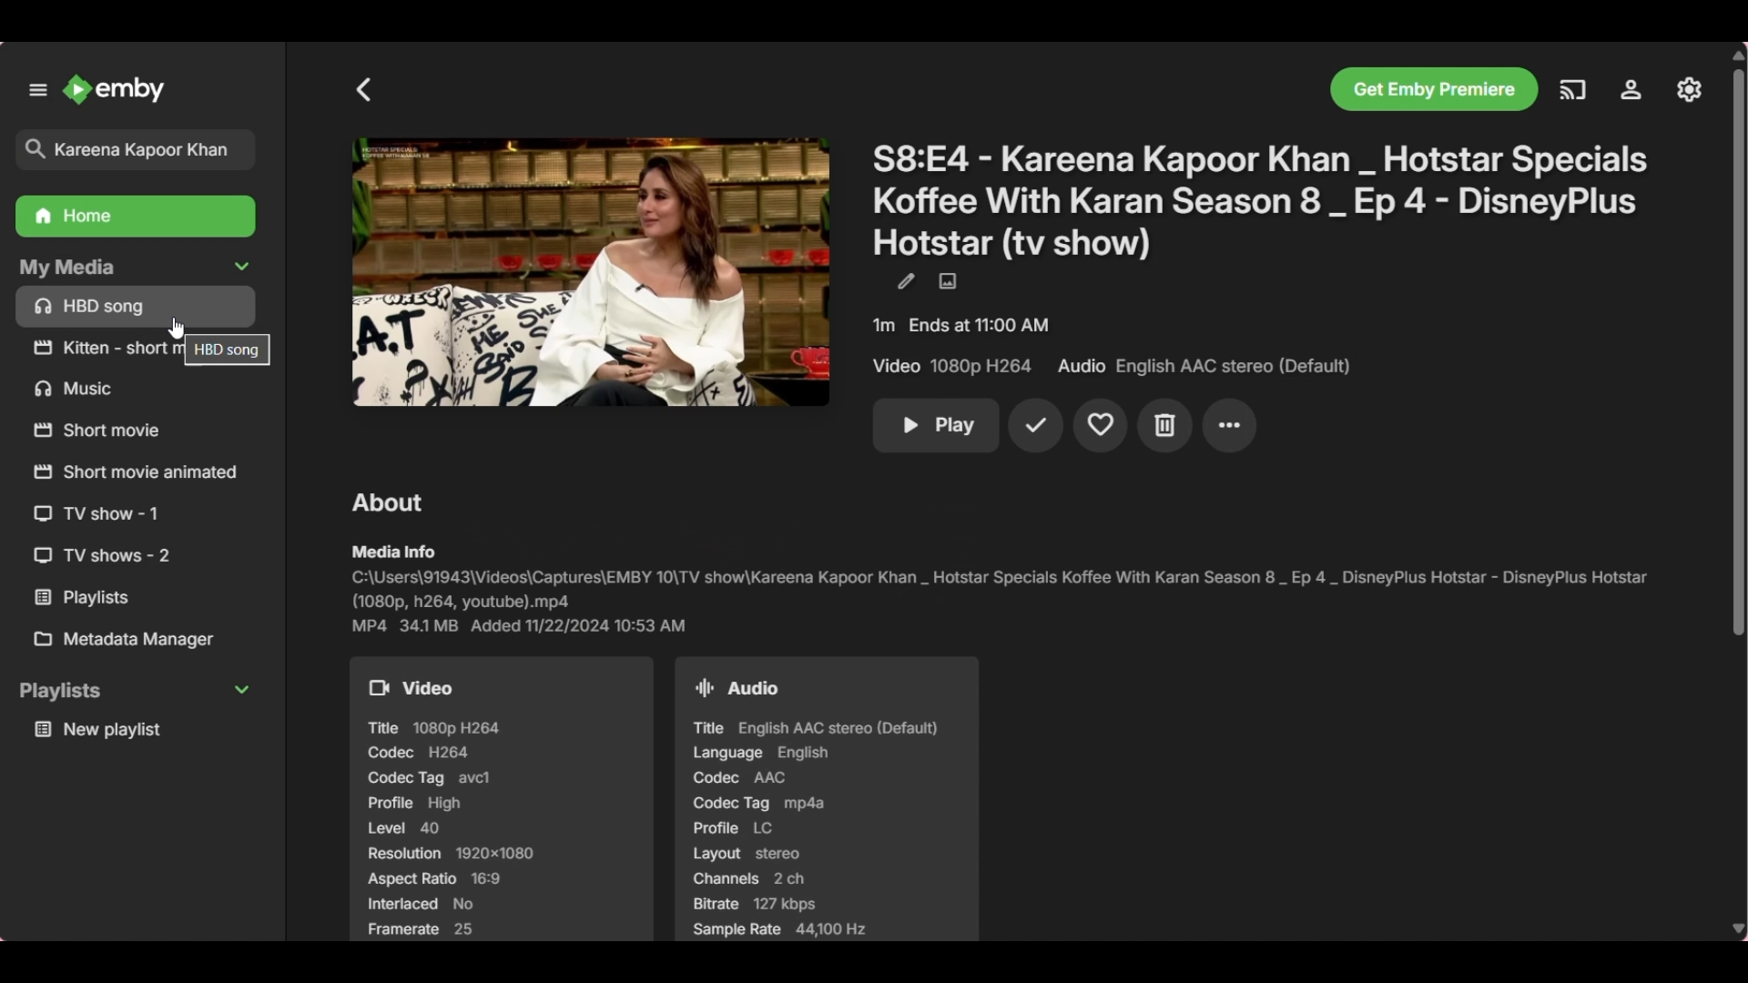  I want to click on Pathway and file name of selected search, so click(1001, 591).